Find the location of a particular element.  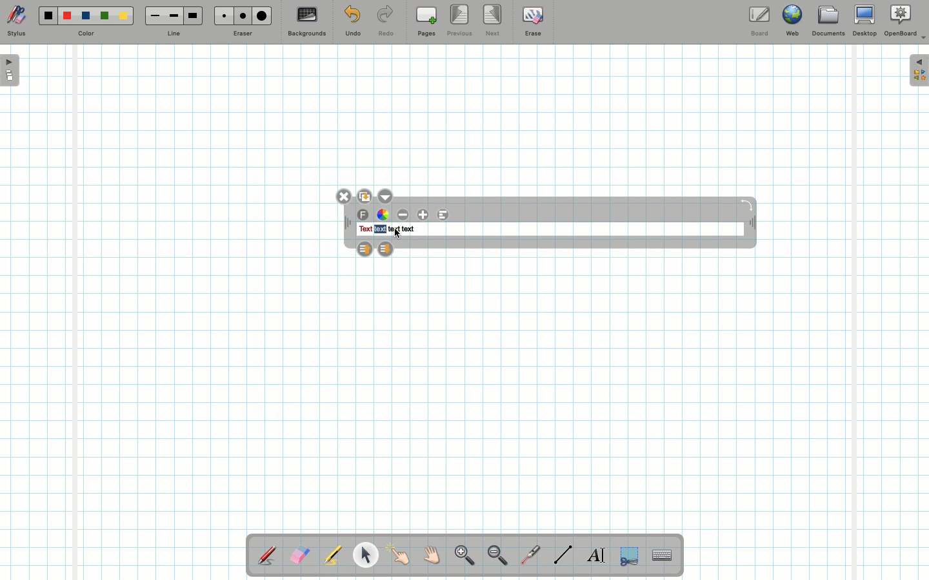

Decrease font size is located at coordinates (404, 215).